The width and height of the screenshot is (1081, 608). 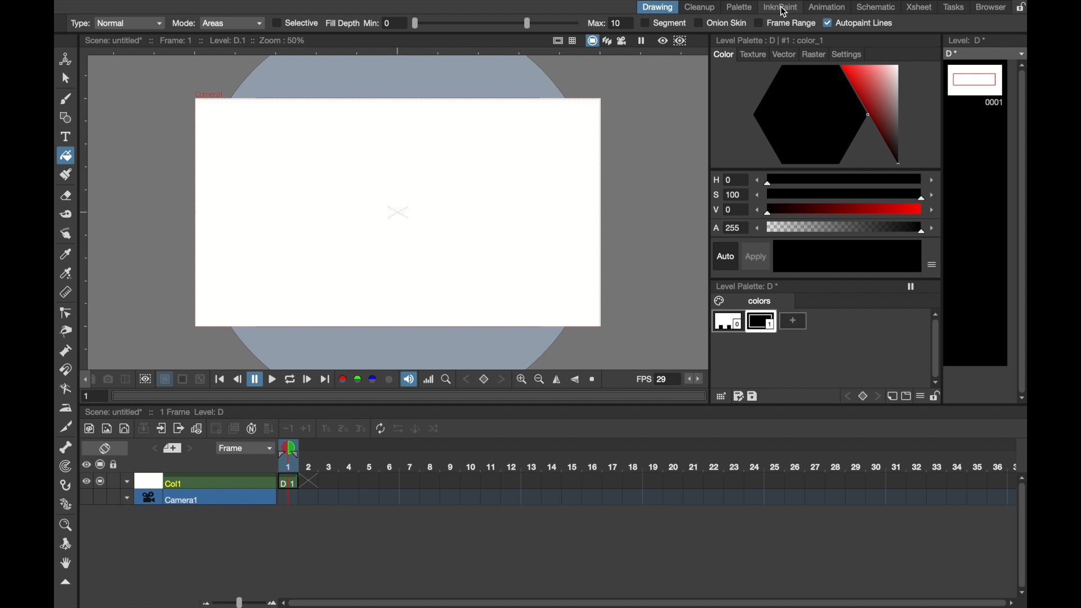 I want to click on refresh, so click(x=289, y=380).